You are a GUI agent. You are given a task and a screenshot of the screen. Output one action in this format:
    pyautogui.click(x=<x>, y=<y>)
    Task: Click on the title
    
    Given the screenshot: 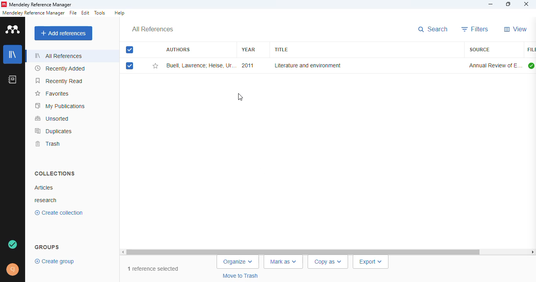 What is the action you would take?
    pyautogui.click(x=281, y=50)
    